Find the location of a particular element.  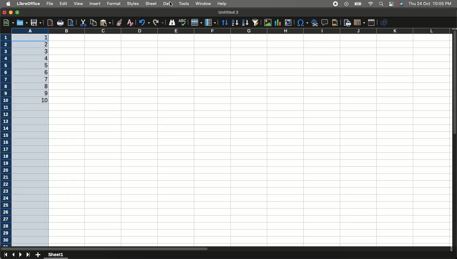

Show draw functions is located at coordinates (385, 22).